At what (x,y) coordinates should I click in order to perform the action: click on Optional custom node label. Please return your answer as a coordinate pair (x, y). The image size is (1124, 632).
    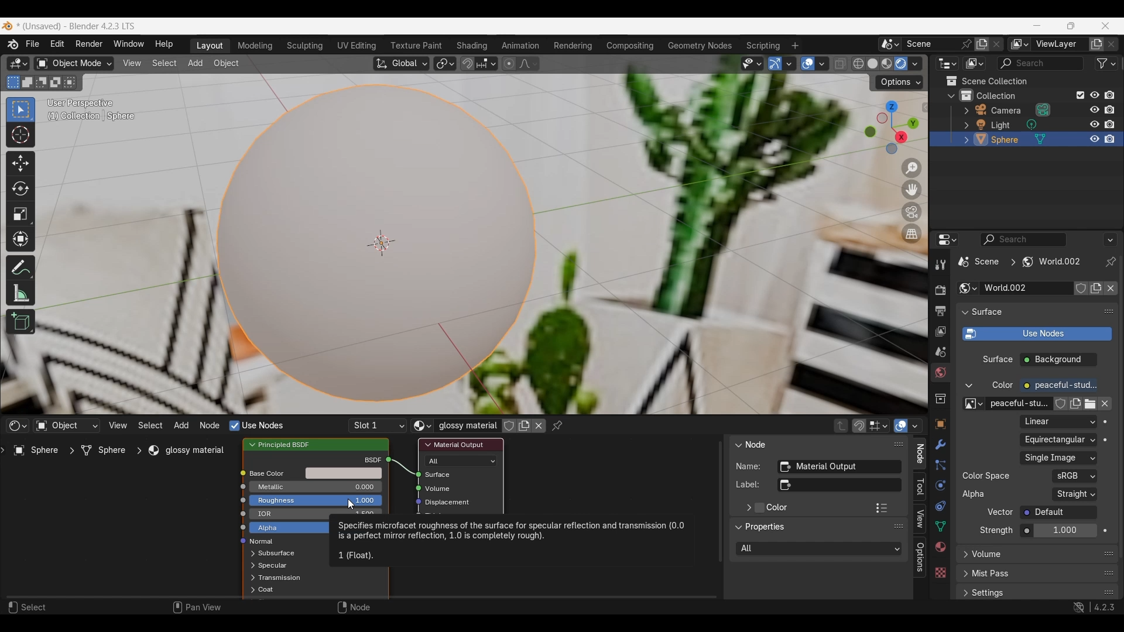
    Looking at the image, I should click on (839, 485).